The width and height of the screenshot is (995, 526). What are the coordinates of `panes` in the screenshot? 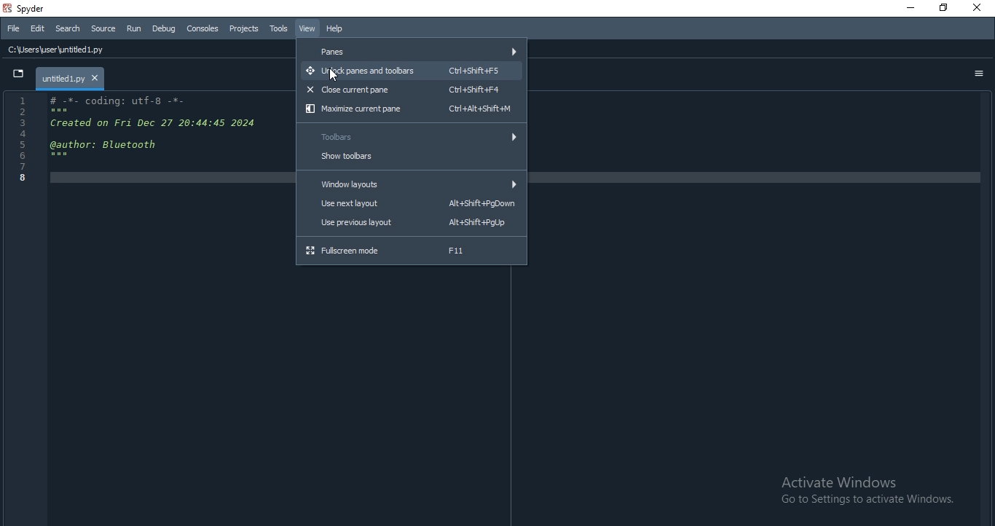 It's located at (412, 50).